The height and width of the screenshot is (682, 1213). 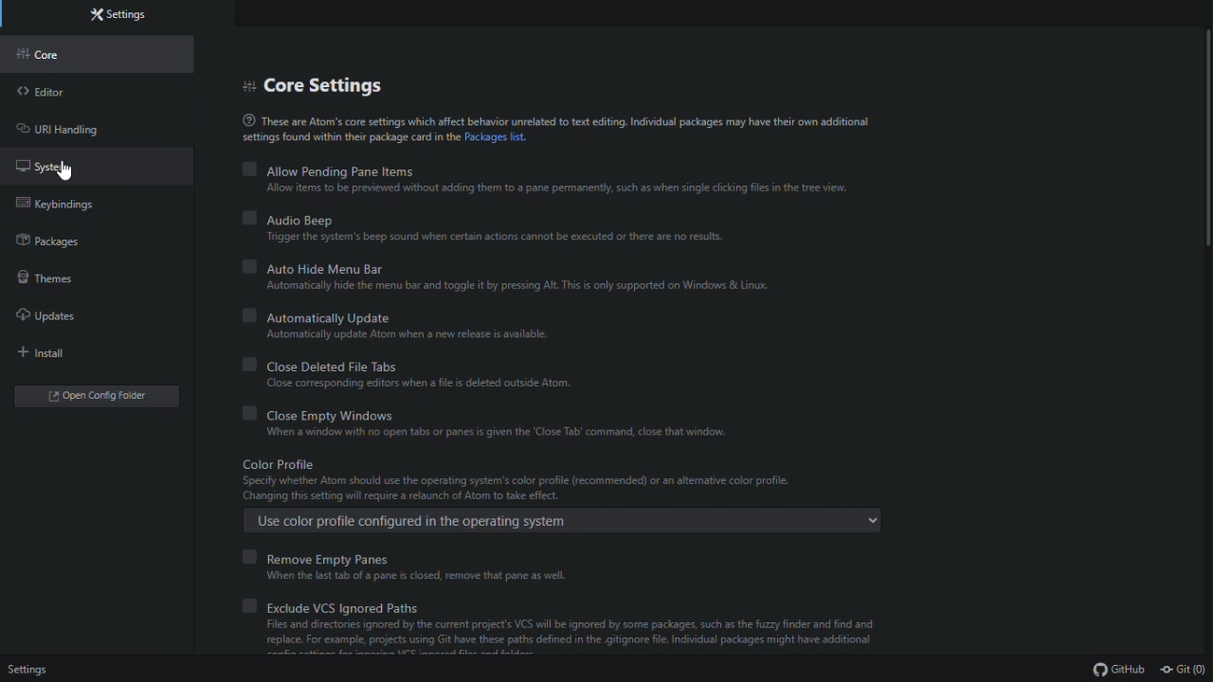 What do you see at coordinates (61, 278) in the screenshot?
I see `Themes` at bounding box center [61, 278].